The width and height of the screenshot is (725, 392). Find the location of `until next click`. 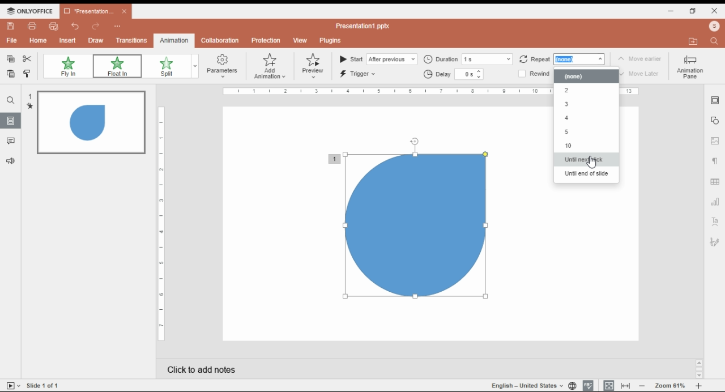

until next click is located at coordinates (582, 160).